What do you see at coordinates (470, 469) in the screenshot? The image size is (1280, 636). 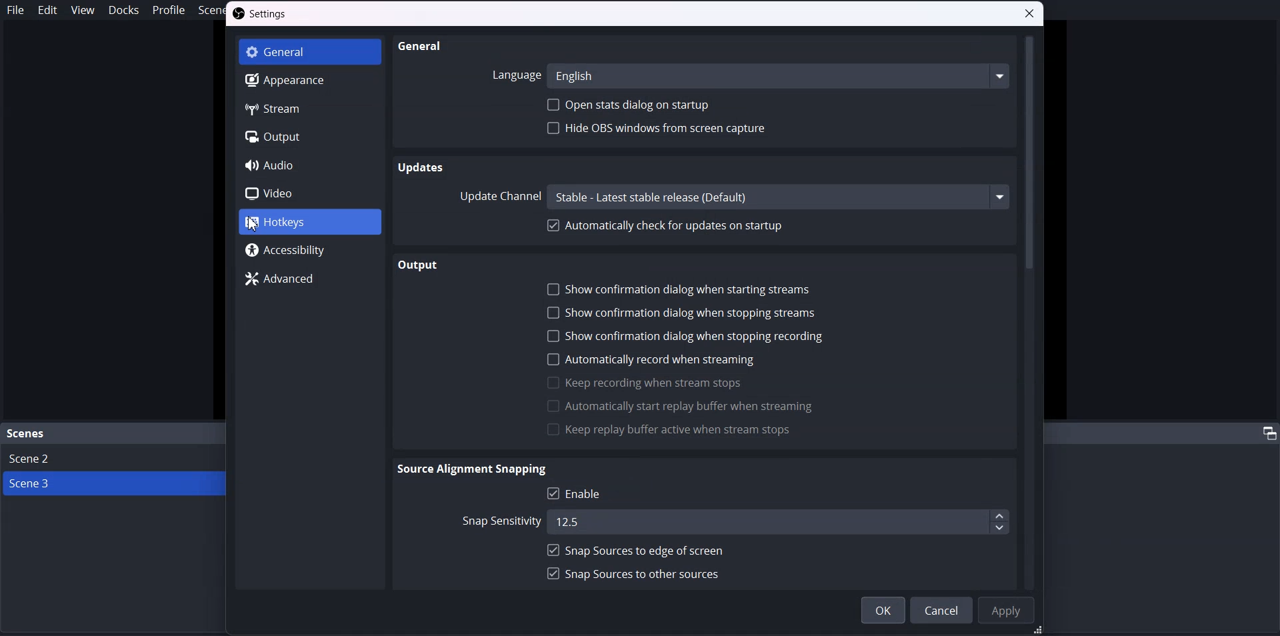 I see `Source alignment Snipping` at bounding box center [470, 469].